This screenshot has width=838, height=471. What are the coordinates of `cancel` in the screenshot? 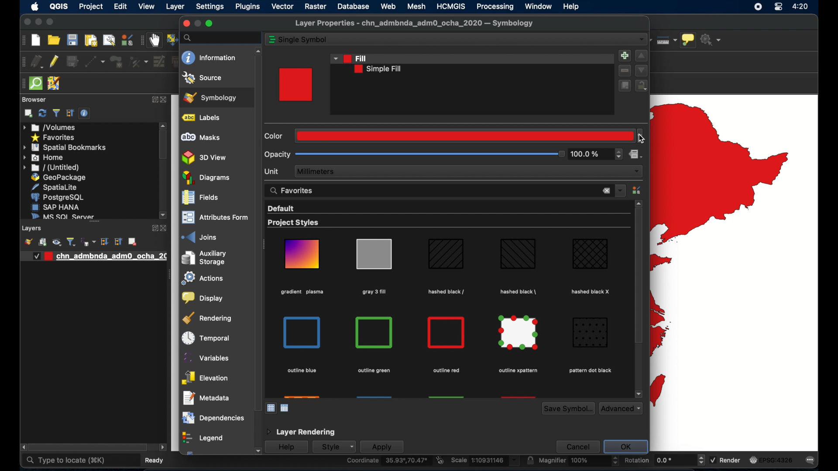 It's located at (577, 446).